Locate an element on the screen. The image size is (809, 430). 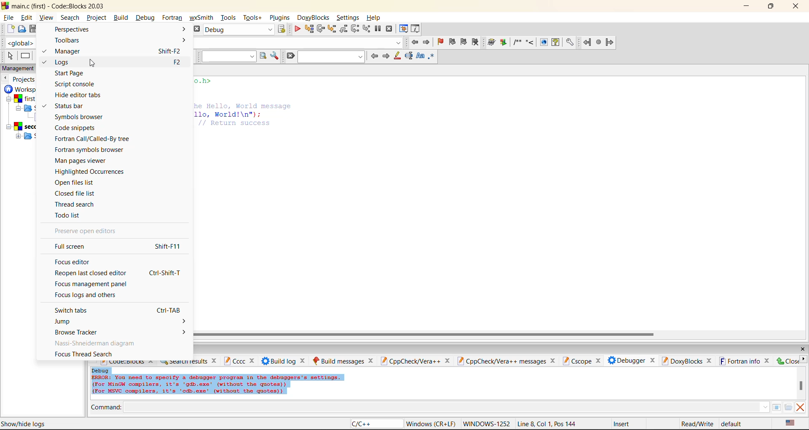
jump forward is located at coordinates (428, 43).